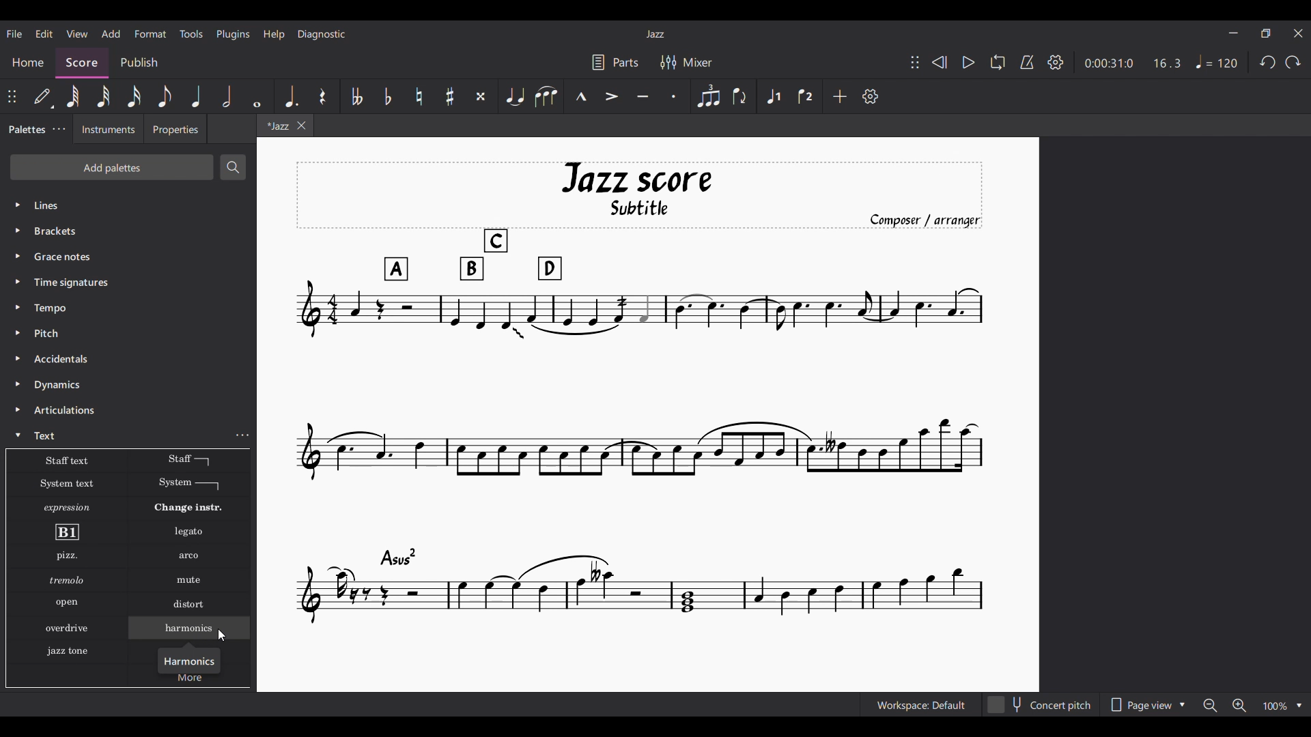 The width and height of the screenshot is (1311, 737). I want to click on View menu, so click(77, 34).